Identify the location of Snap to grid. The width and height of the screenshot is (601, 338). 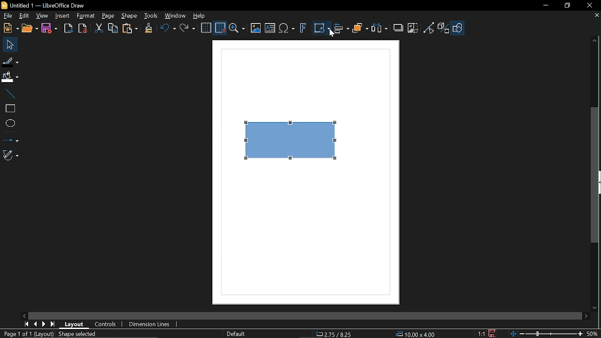
(220, 28).